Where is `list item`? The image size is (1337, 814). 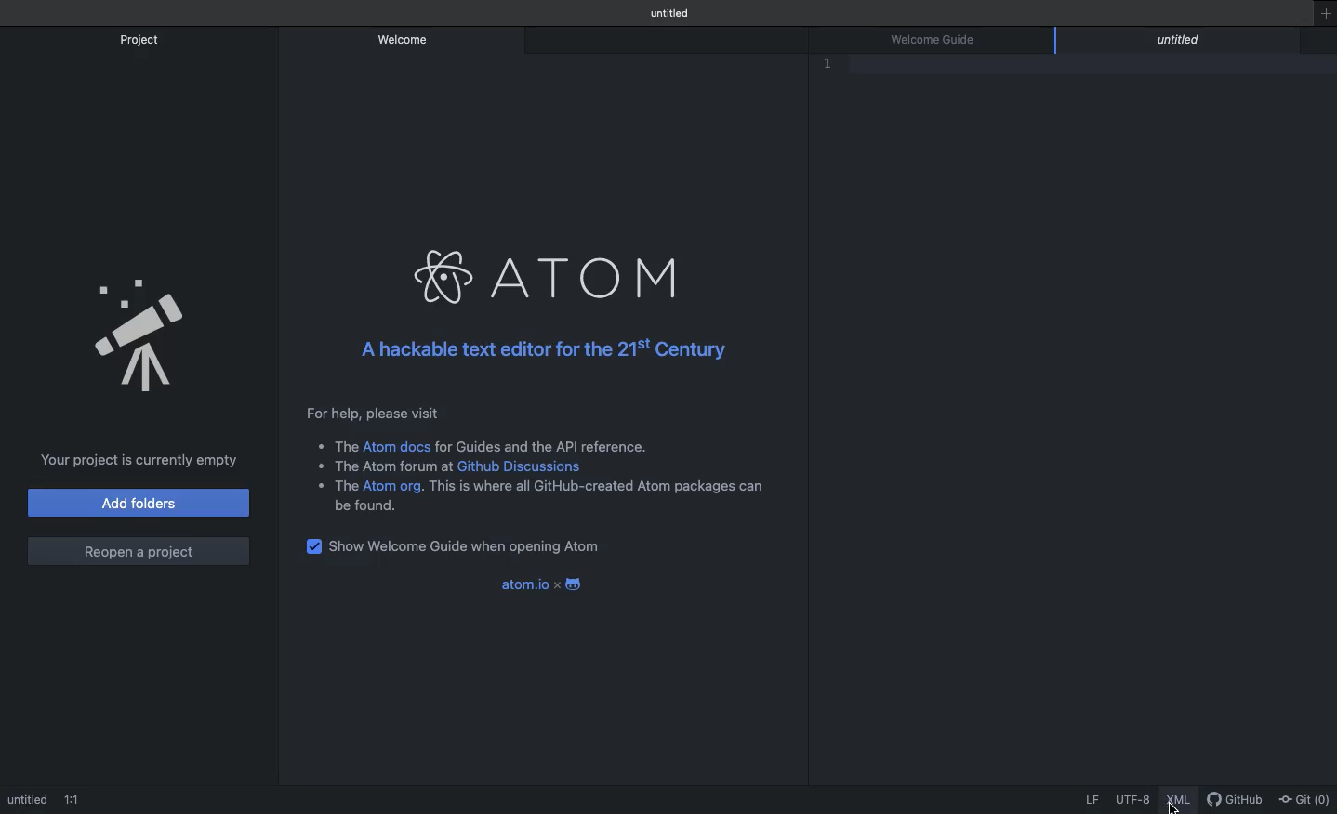 list item is located at coordinates (376, 466).